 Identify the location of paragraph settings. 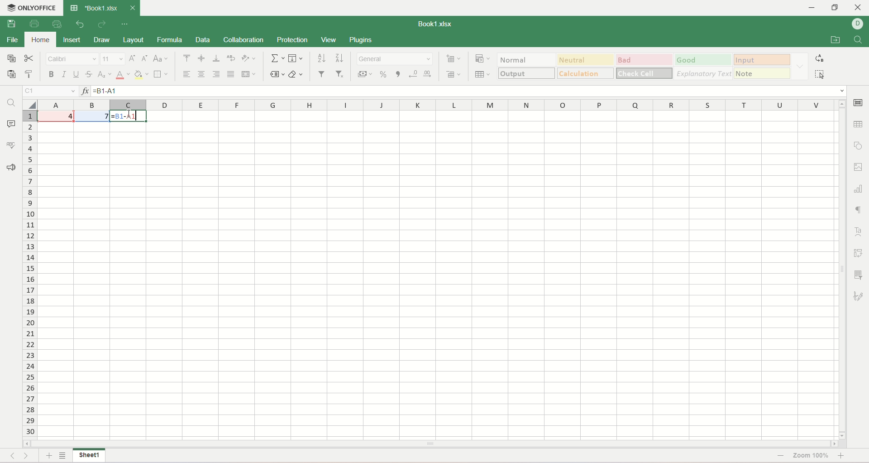
(861, 210).